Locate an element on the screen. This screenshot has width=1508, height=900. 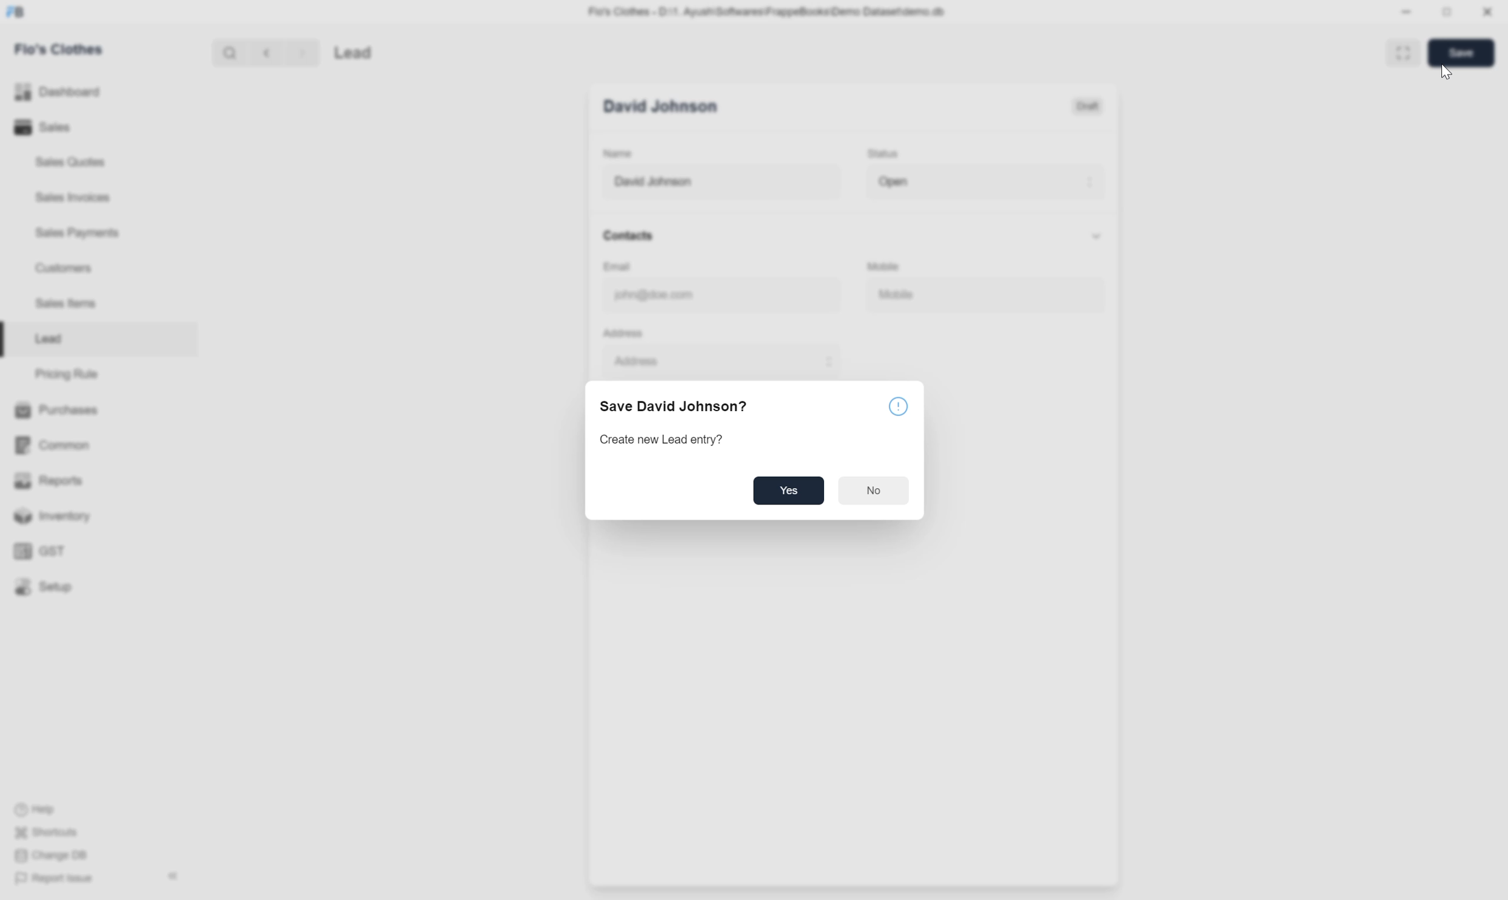
FB is located at coordinates (16, 13).